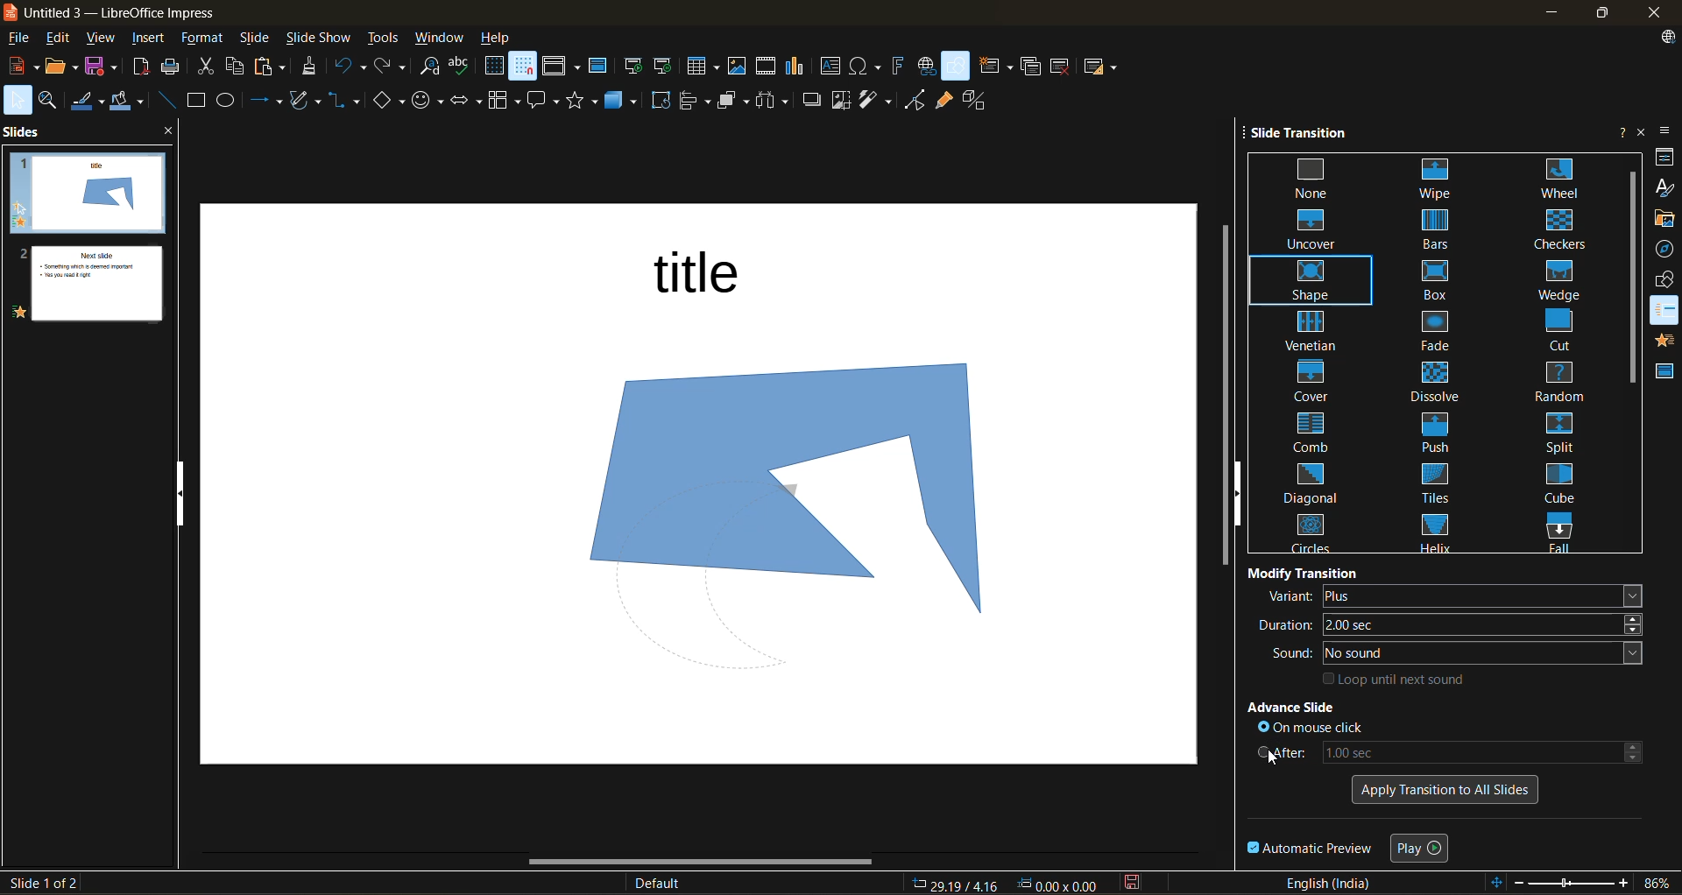 This screenshot has height=895, width=1682. What do you see at coordinates (208, 68) in the screenshot?
I see `cut` at bounding box center [208, 68].